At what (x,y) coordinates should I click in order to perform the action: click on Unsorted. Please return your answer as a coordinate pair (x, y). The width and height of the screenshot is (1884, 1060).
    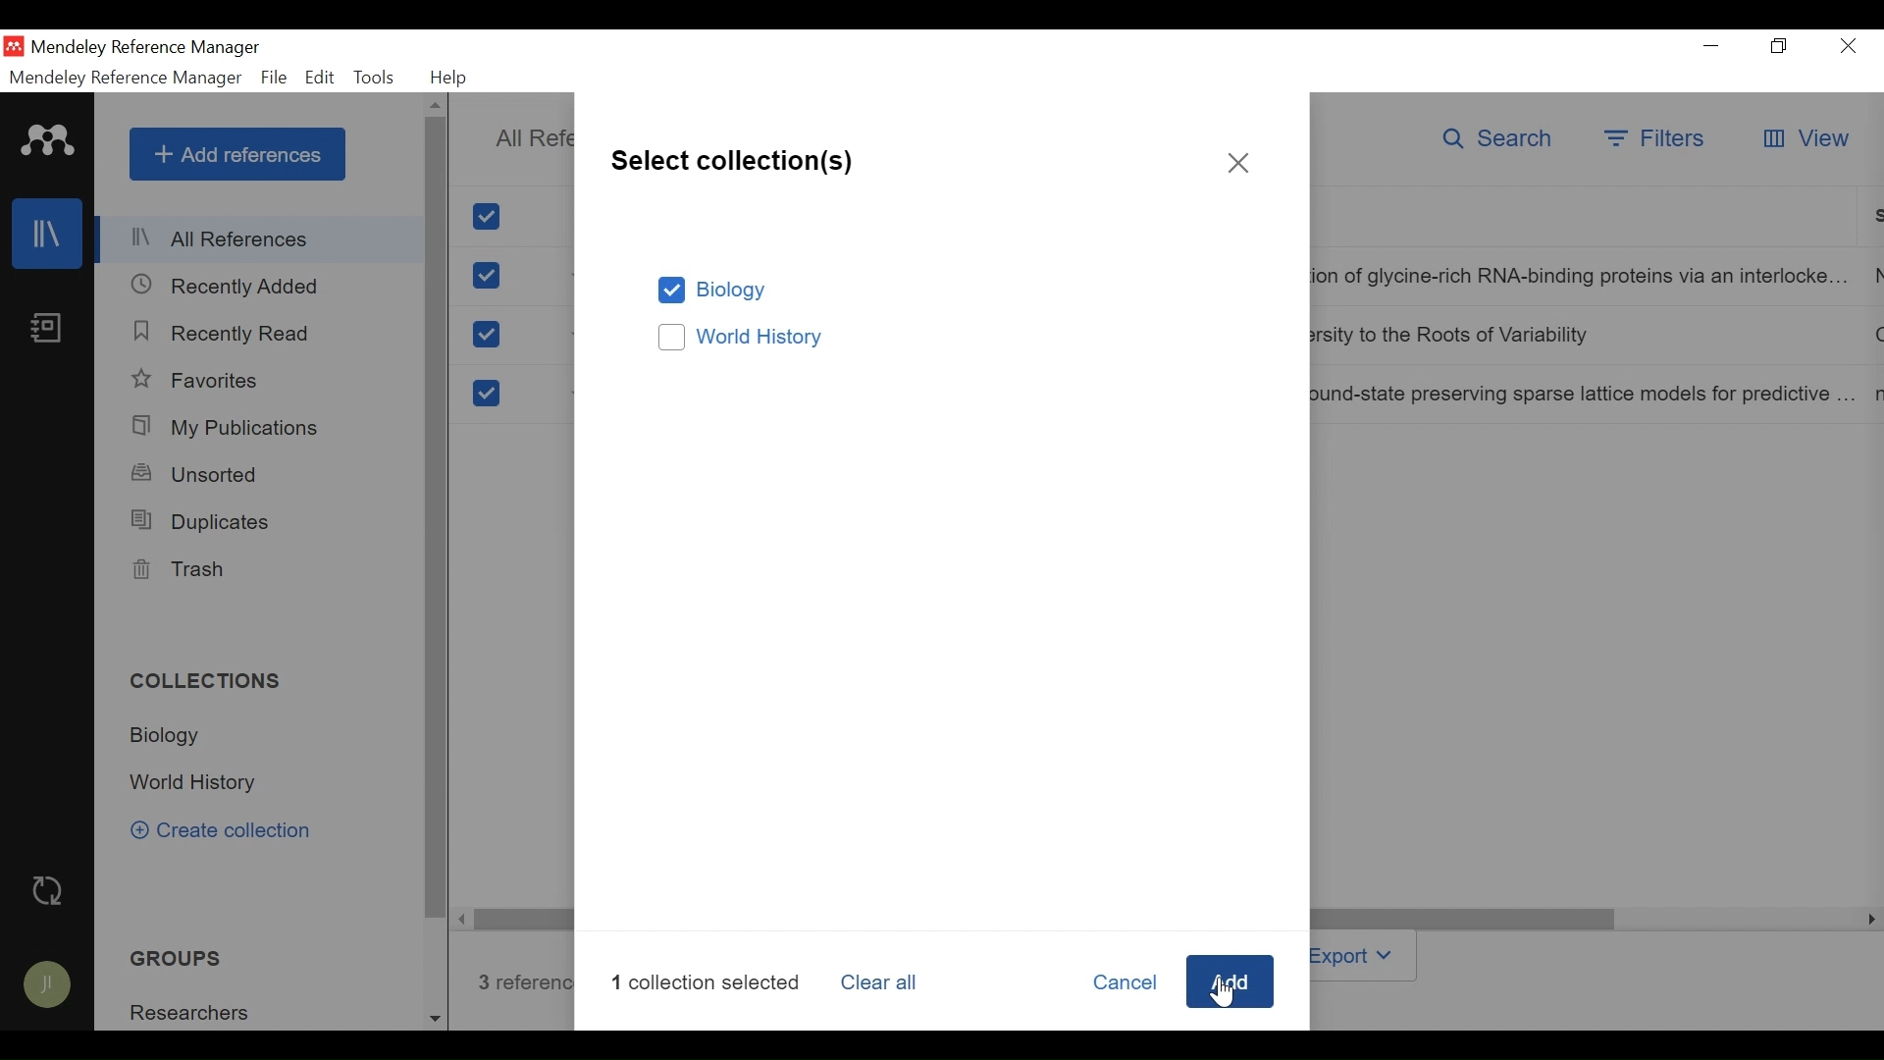
    Looking at the image, I should click on (198, 474).